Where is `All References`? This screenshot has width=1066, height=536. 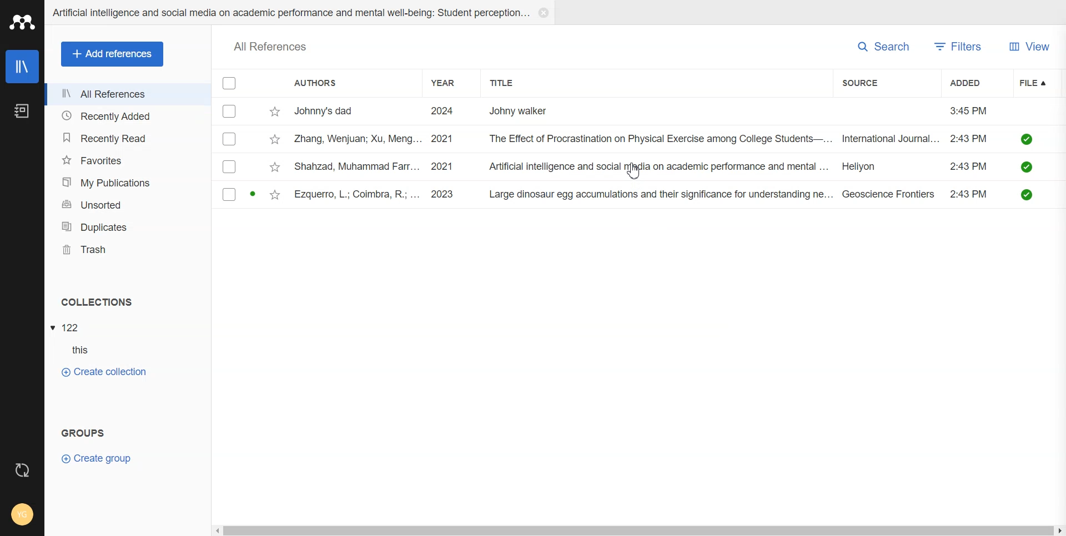 All References is located at coordinates (128, 94).